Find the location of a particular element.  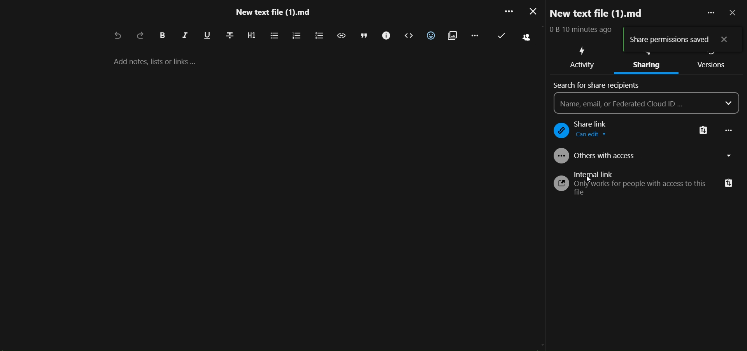

to do list is located at coordinates (318, 36).